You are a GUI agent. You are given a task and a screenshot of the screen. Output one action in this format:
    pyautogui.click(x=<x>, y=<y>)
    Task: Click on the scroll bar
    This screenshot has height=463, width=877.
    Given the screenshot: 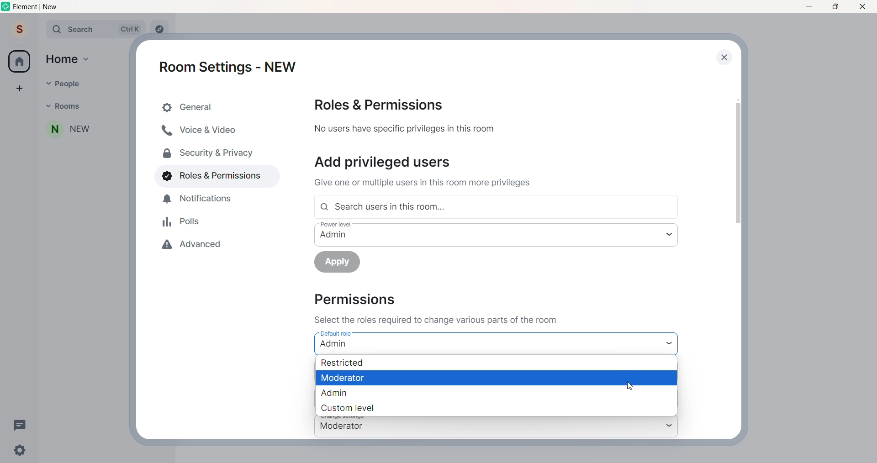 What is the action you would take?
    pyautogui.click(x=740, y=157)
    